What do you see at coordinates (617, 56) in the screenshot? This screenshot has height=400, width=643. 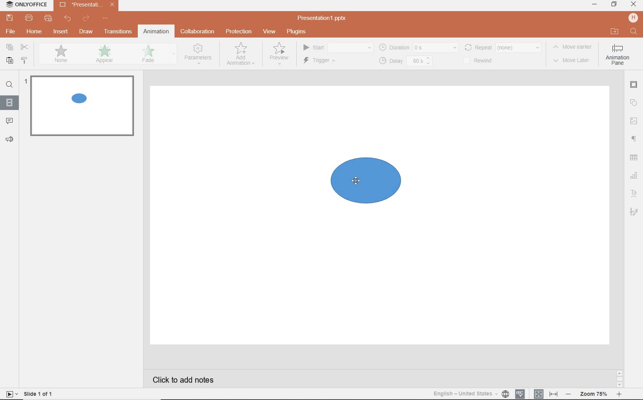 I see `Animation pane` at bounding box center [617, 56].